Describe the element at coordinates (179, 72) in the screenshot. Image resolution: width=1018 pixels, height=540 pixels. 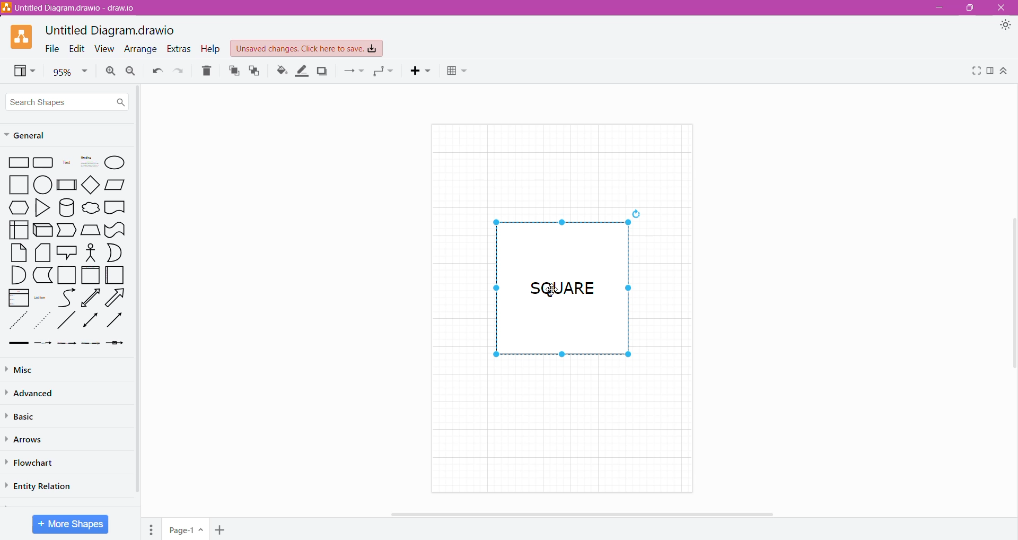
I see `Redo` at that location.